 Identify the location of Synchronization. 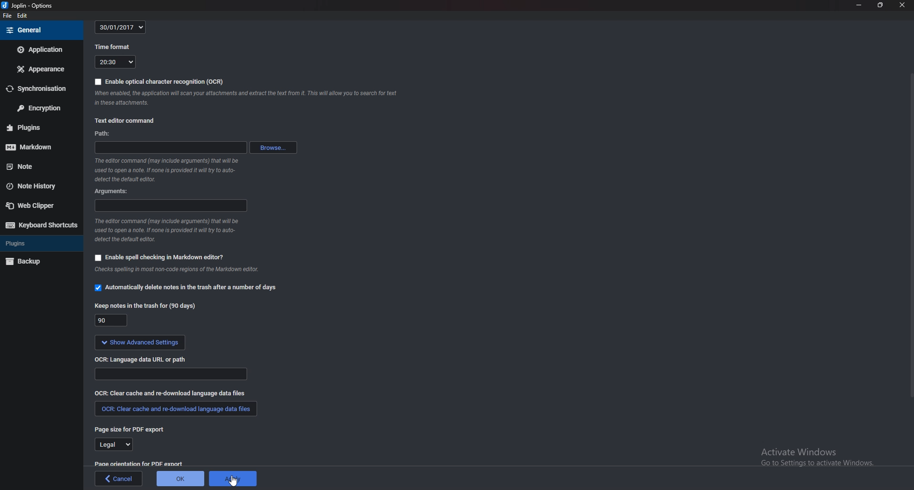
(39, 88).